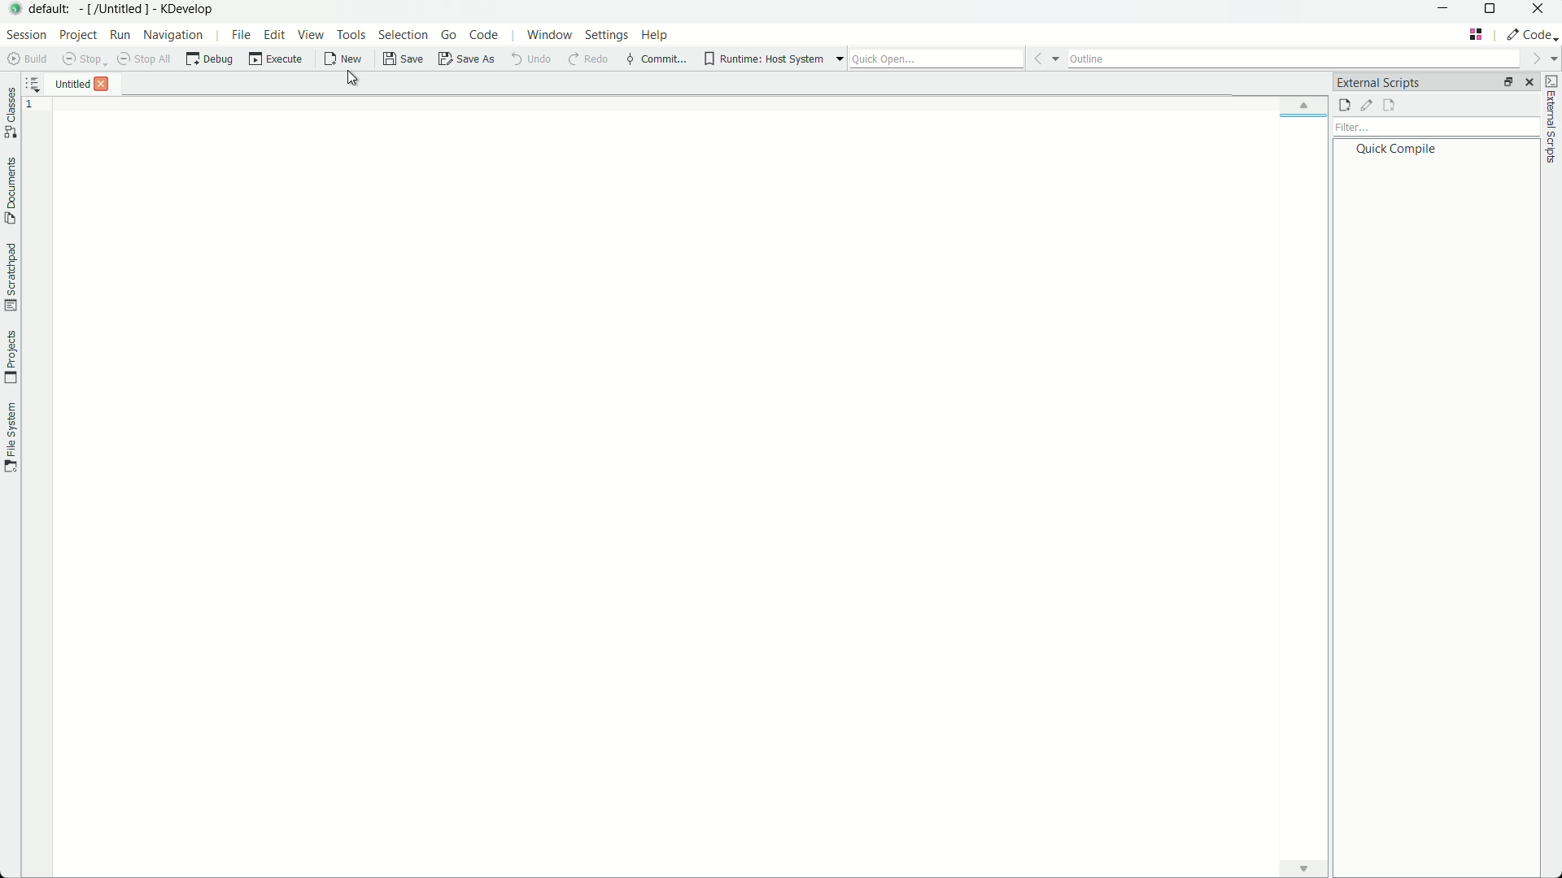  I want to click on remove external scripts, so click(1389, 106).